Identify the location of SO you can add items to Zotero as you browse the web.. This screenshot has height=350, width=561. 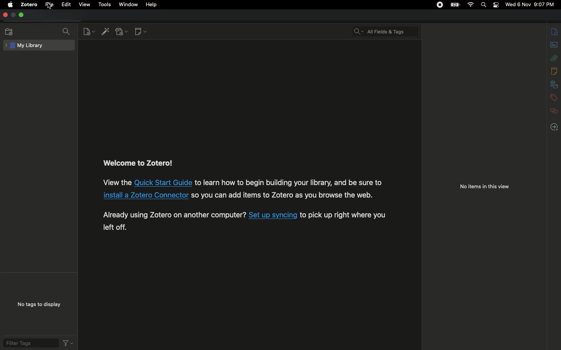
(283, 195).